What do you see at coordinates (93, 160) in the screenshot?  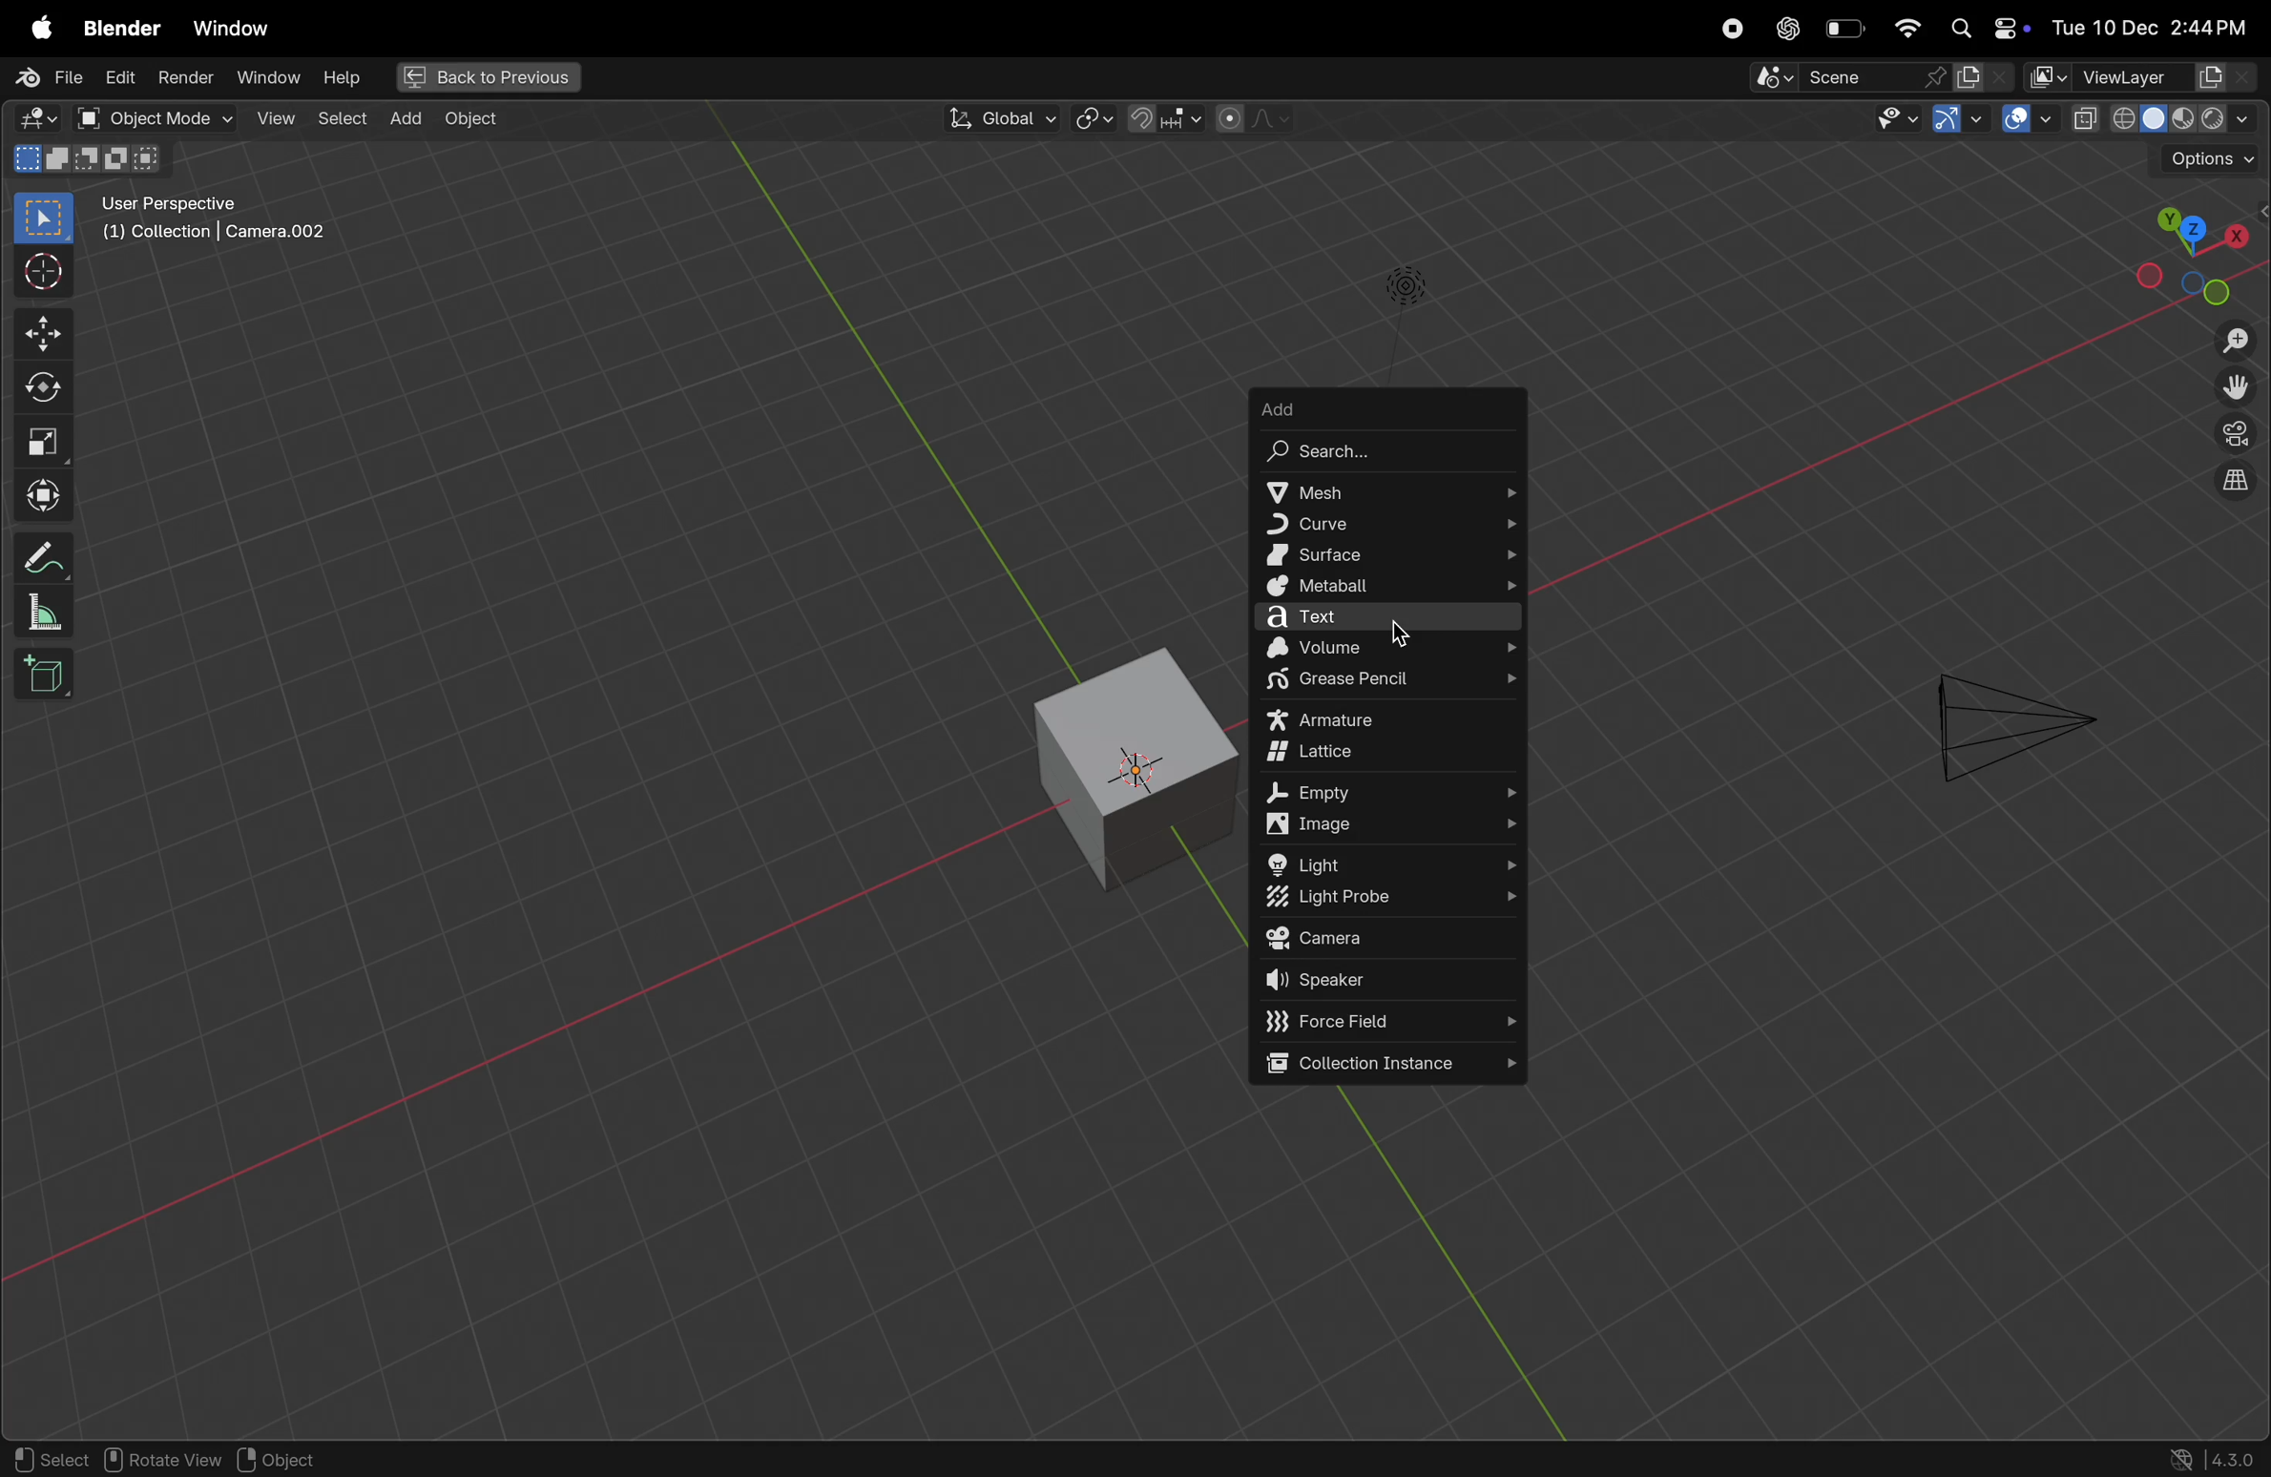 I see `modes` at bounding box center [93, 160].